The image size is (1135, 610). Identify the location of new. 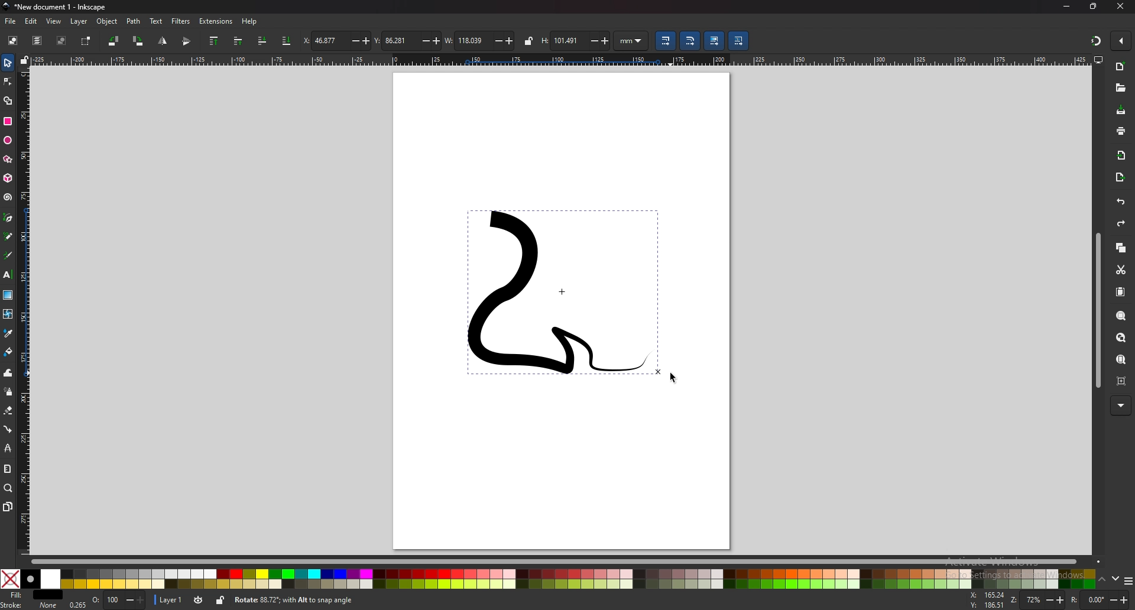
(1121, 67).